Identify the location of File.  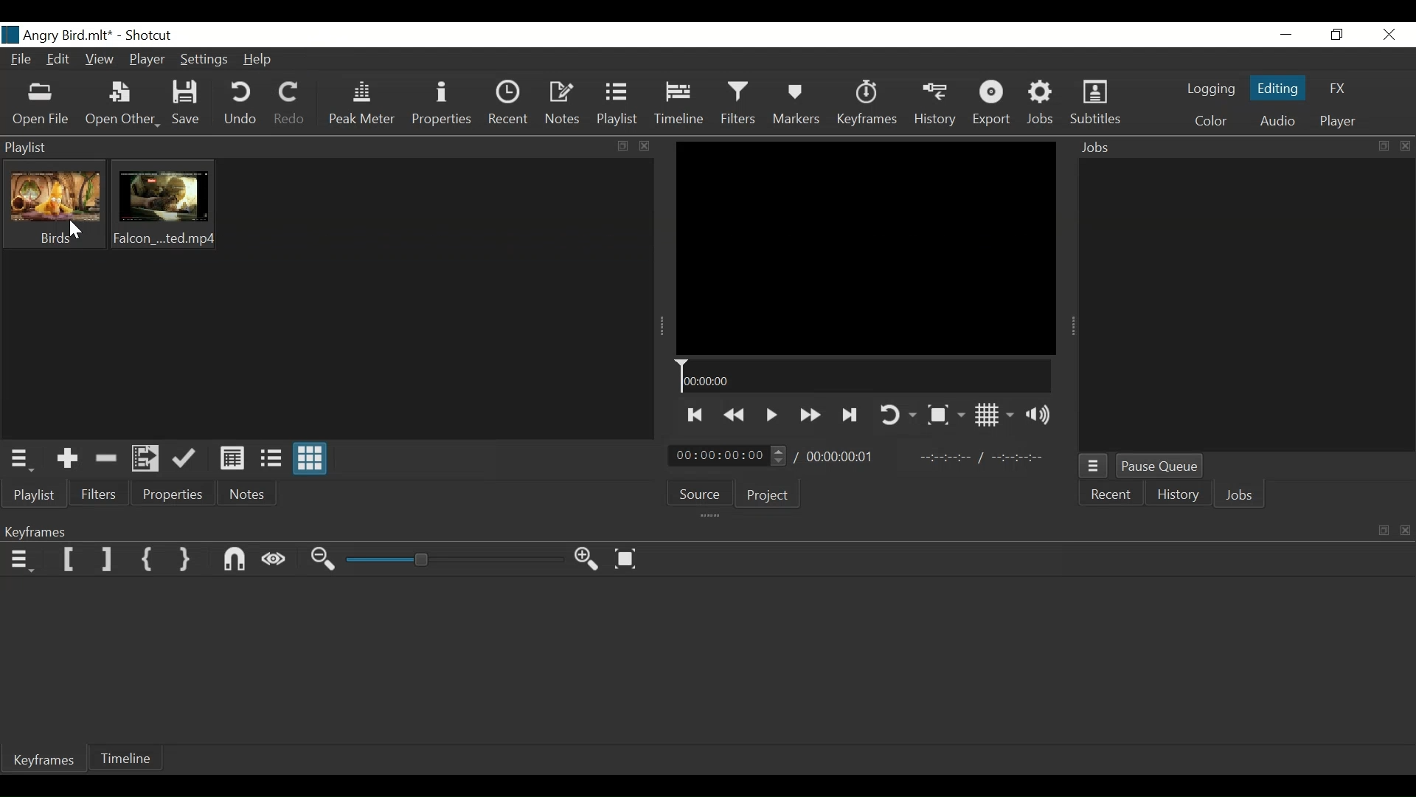
(21, 61).